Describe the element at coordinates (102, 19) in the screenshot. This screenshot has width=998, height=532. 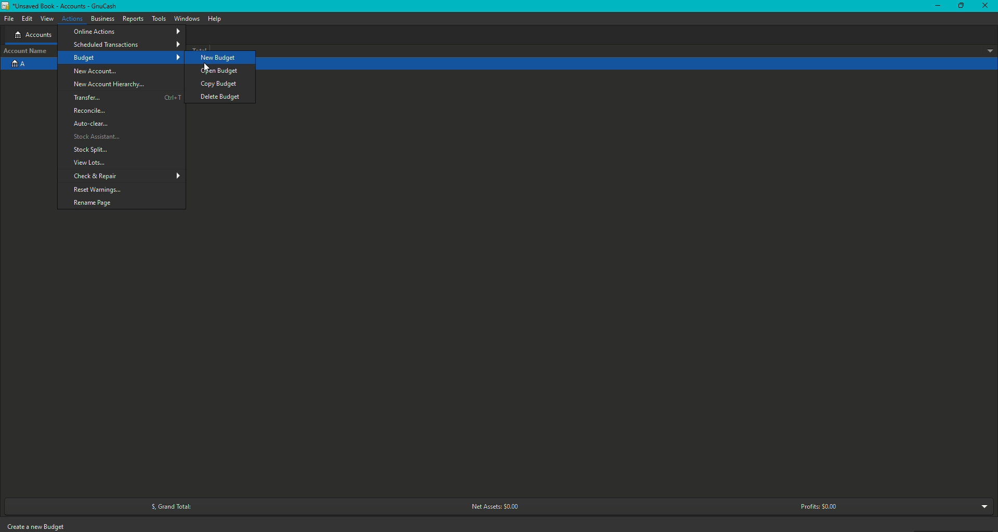
I see `Business` at that location.